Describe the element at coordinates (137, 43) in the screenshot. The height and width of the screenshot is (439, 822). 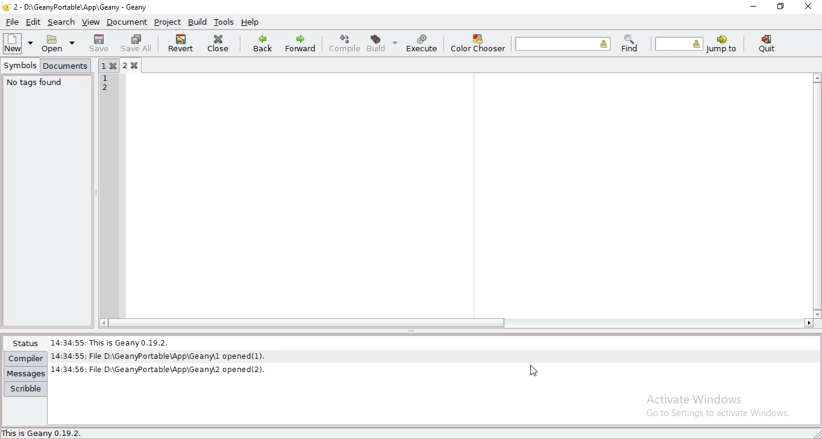
I see `save all` at that location.